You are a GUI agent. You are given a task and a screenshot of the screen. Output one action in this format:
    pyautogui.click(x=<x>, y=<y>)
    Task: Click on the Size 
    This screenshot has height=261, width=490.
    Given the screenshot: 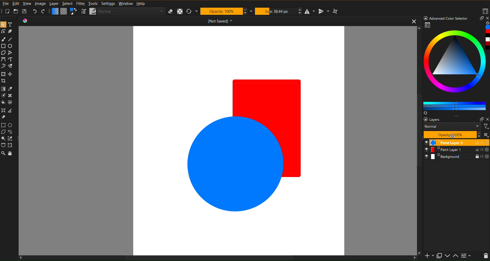 What is the action you would take?
    pyautogui.click(x=275, y=11)
    